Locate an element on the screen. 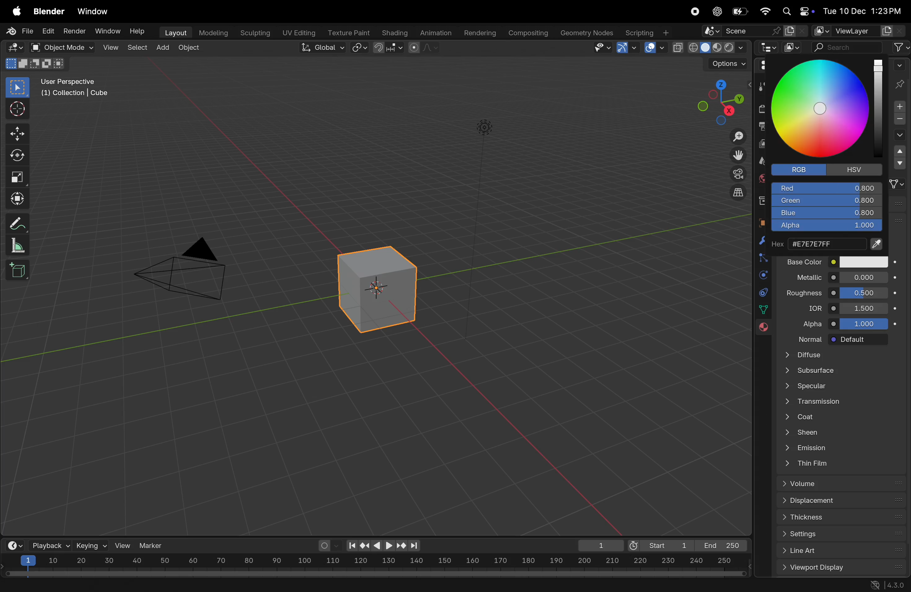 This screenshot has width=911, height=592. auto keying is located at coordinates (328, 545).